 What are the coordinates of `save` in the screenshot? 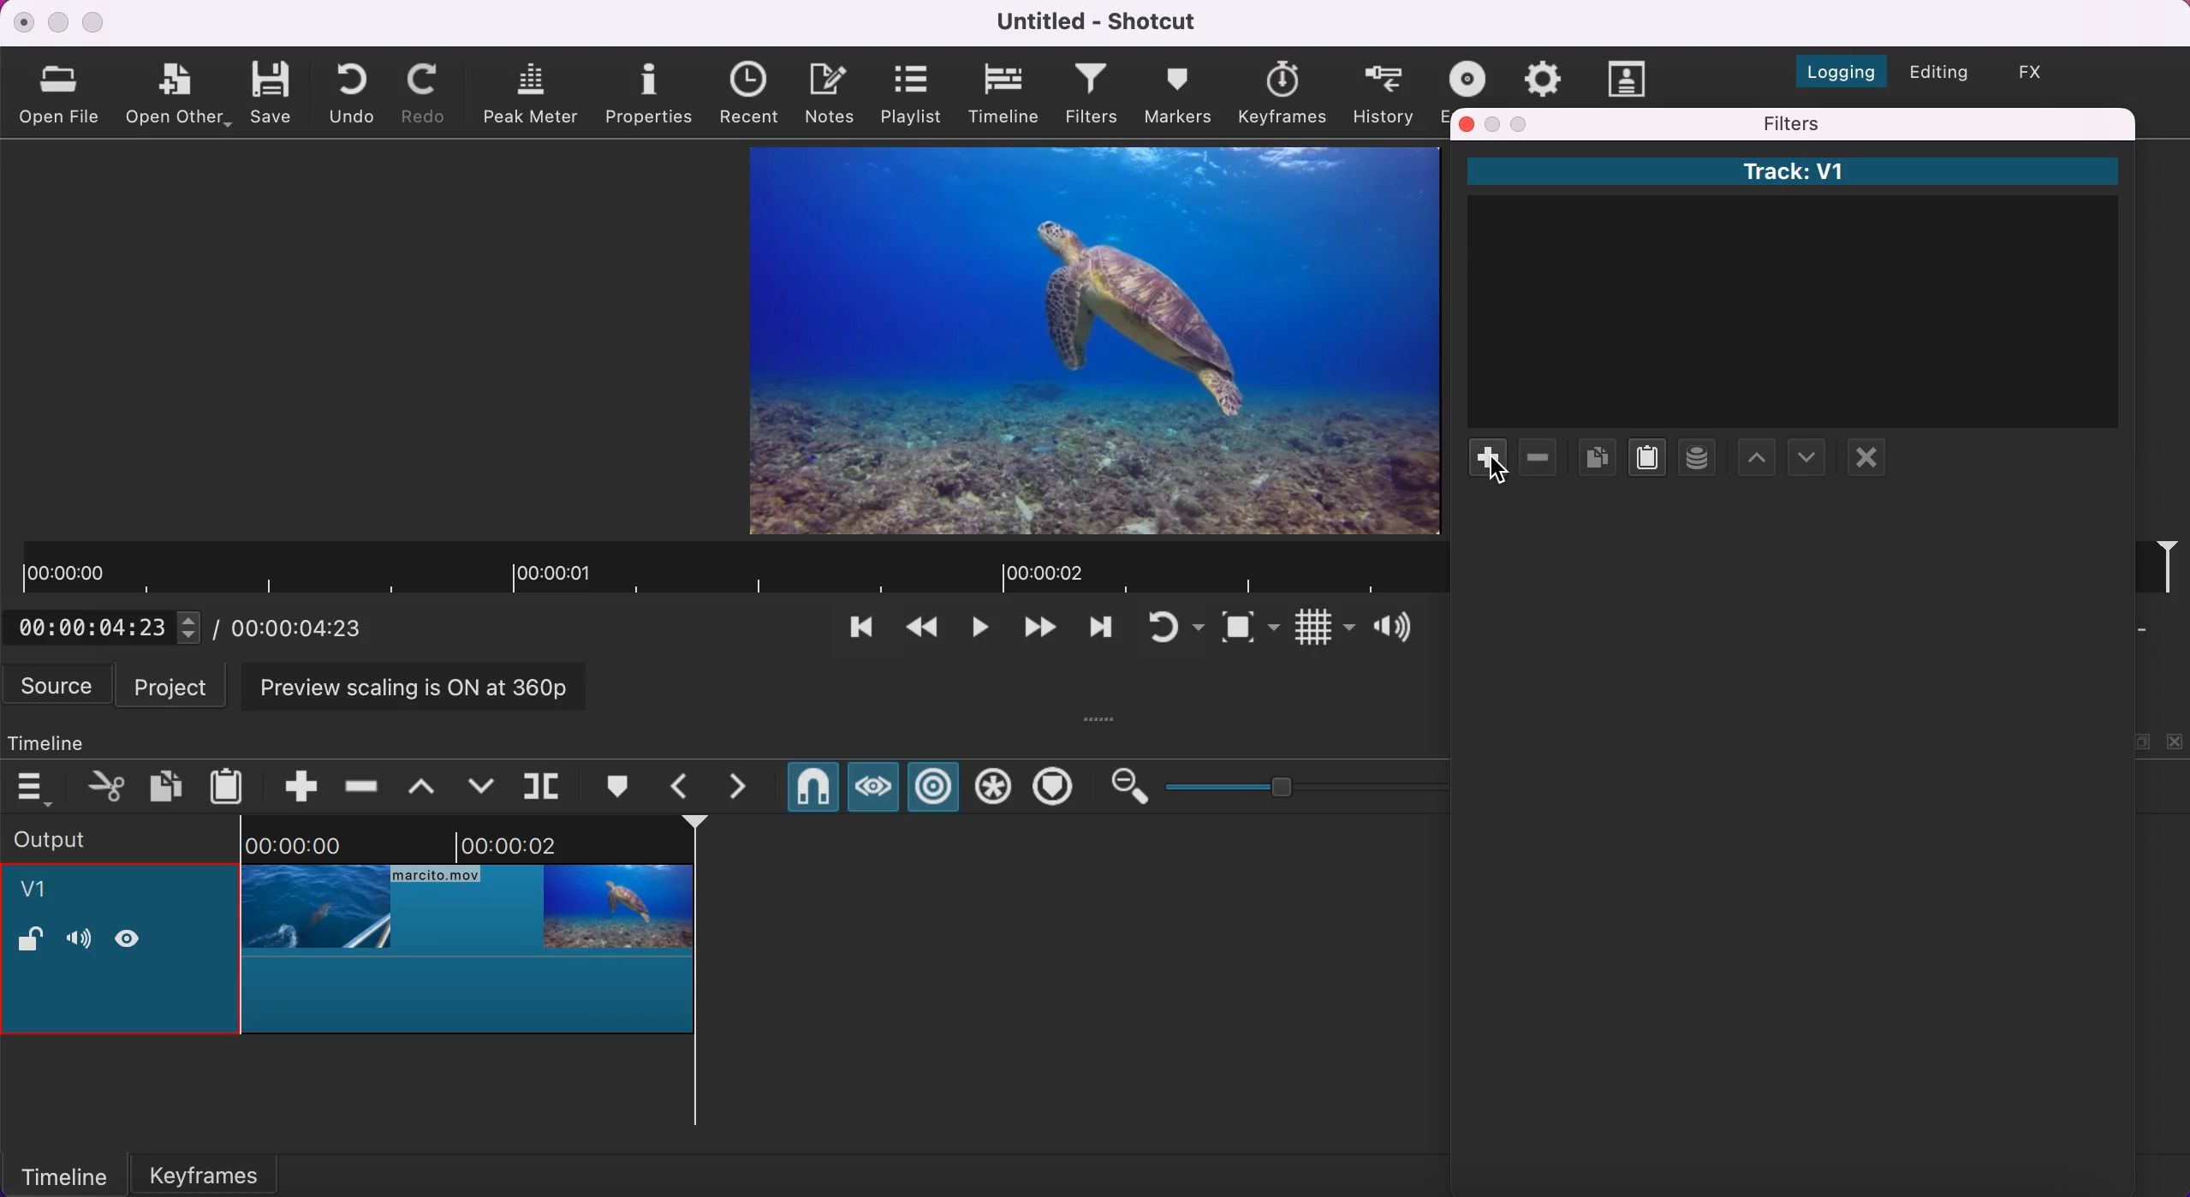 It's located at (274, 91).